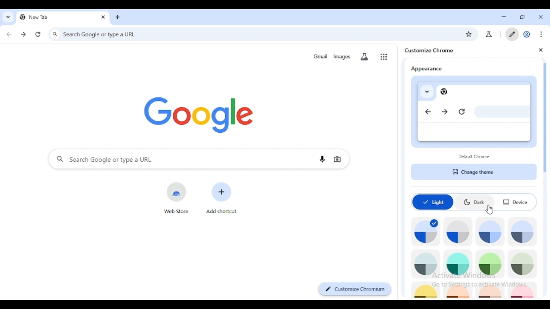 Image resolution: width=550 pixels, height=309 pixels. Describe the element at coordinates (489, 34) in the screenshot. I see `chrome labs` at that location.